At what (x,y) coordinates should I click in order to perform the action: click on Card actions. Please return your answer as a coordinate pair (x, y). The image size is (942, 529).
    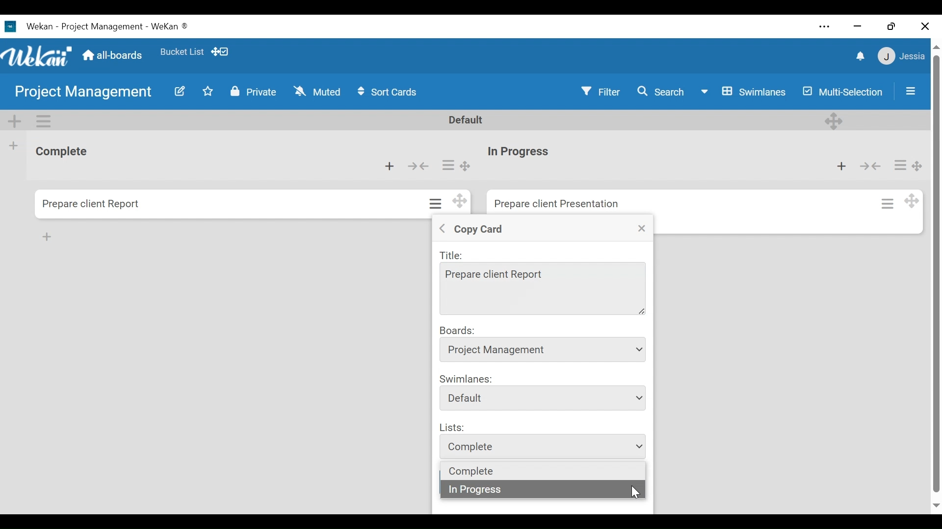
    Looking at the image, I should click on (900, 166).